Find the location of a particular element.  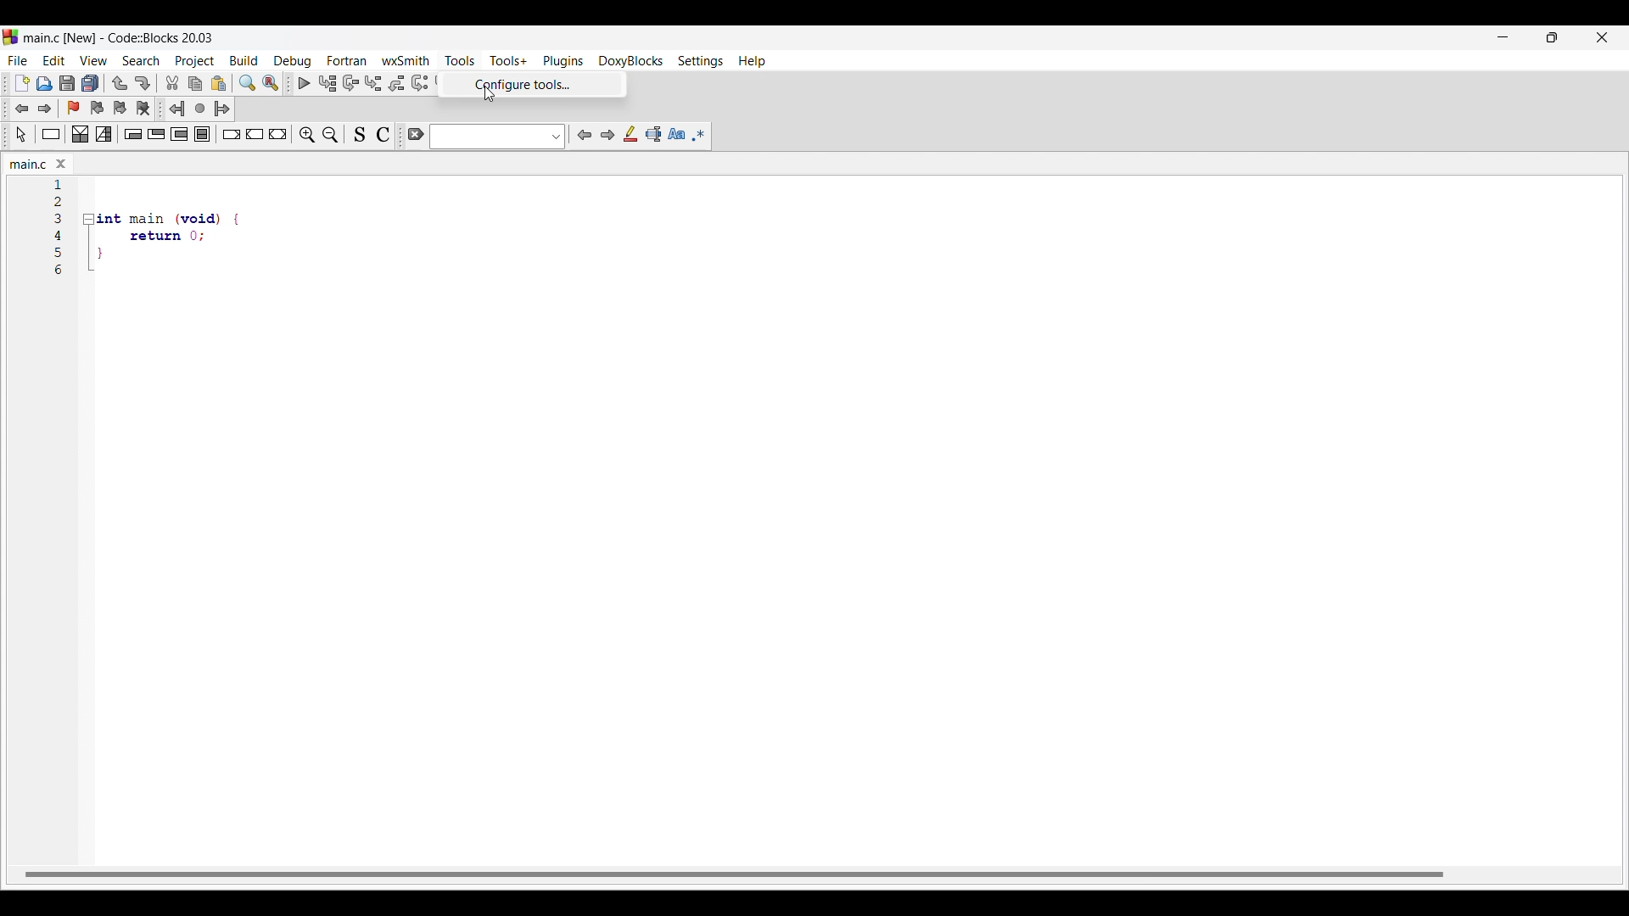

Next line is located at coordinates (351, 83).